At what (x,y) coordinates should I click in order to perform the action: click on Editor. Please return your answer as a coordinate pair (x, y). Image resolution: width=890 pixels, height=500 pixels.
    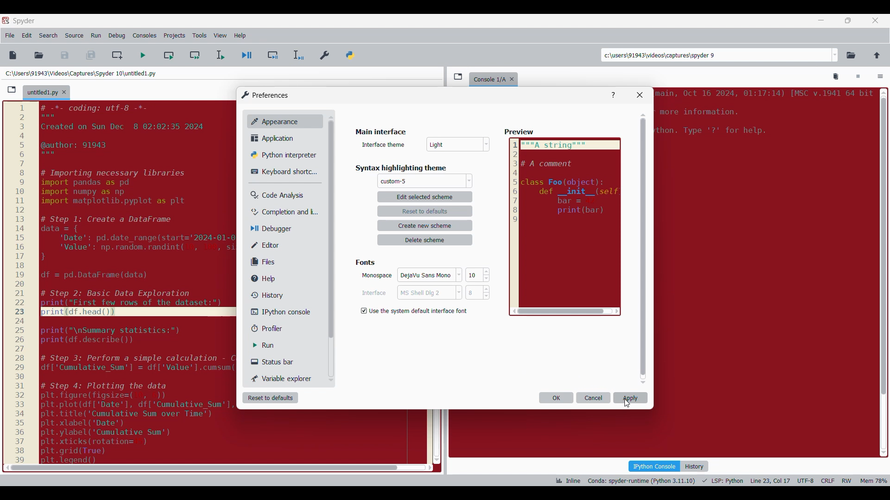
    Looking at the image, I should click on (272, 245).